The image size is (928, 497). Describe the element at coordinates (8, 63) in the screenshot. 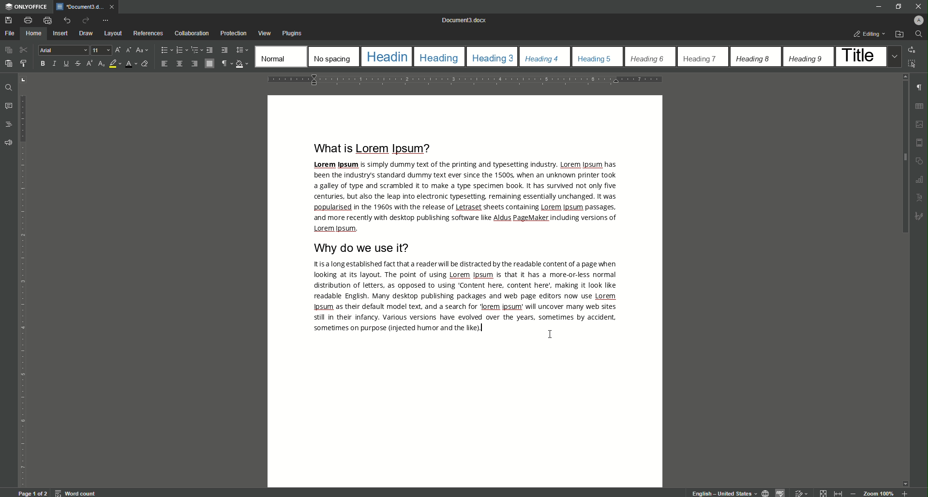

I see `Paste` at that location.